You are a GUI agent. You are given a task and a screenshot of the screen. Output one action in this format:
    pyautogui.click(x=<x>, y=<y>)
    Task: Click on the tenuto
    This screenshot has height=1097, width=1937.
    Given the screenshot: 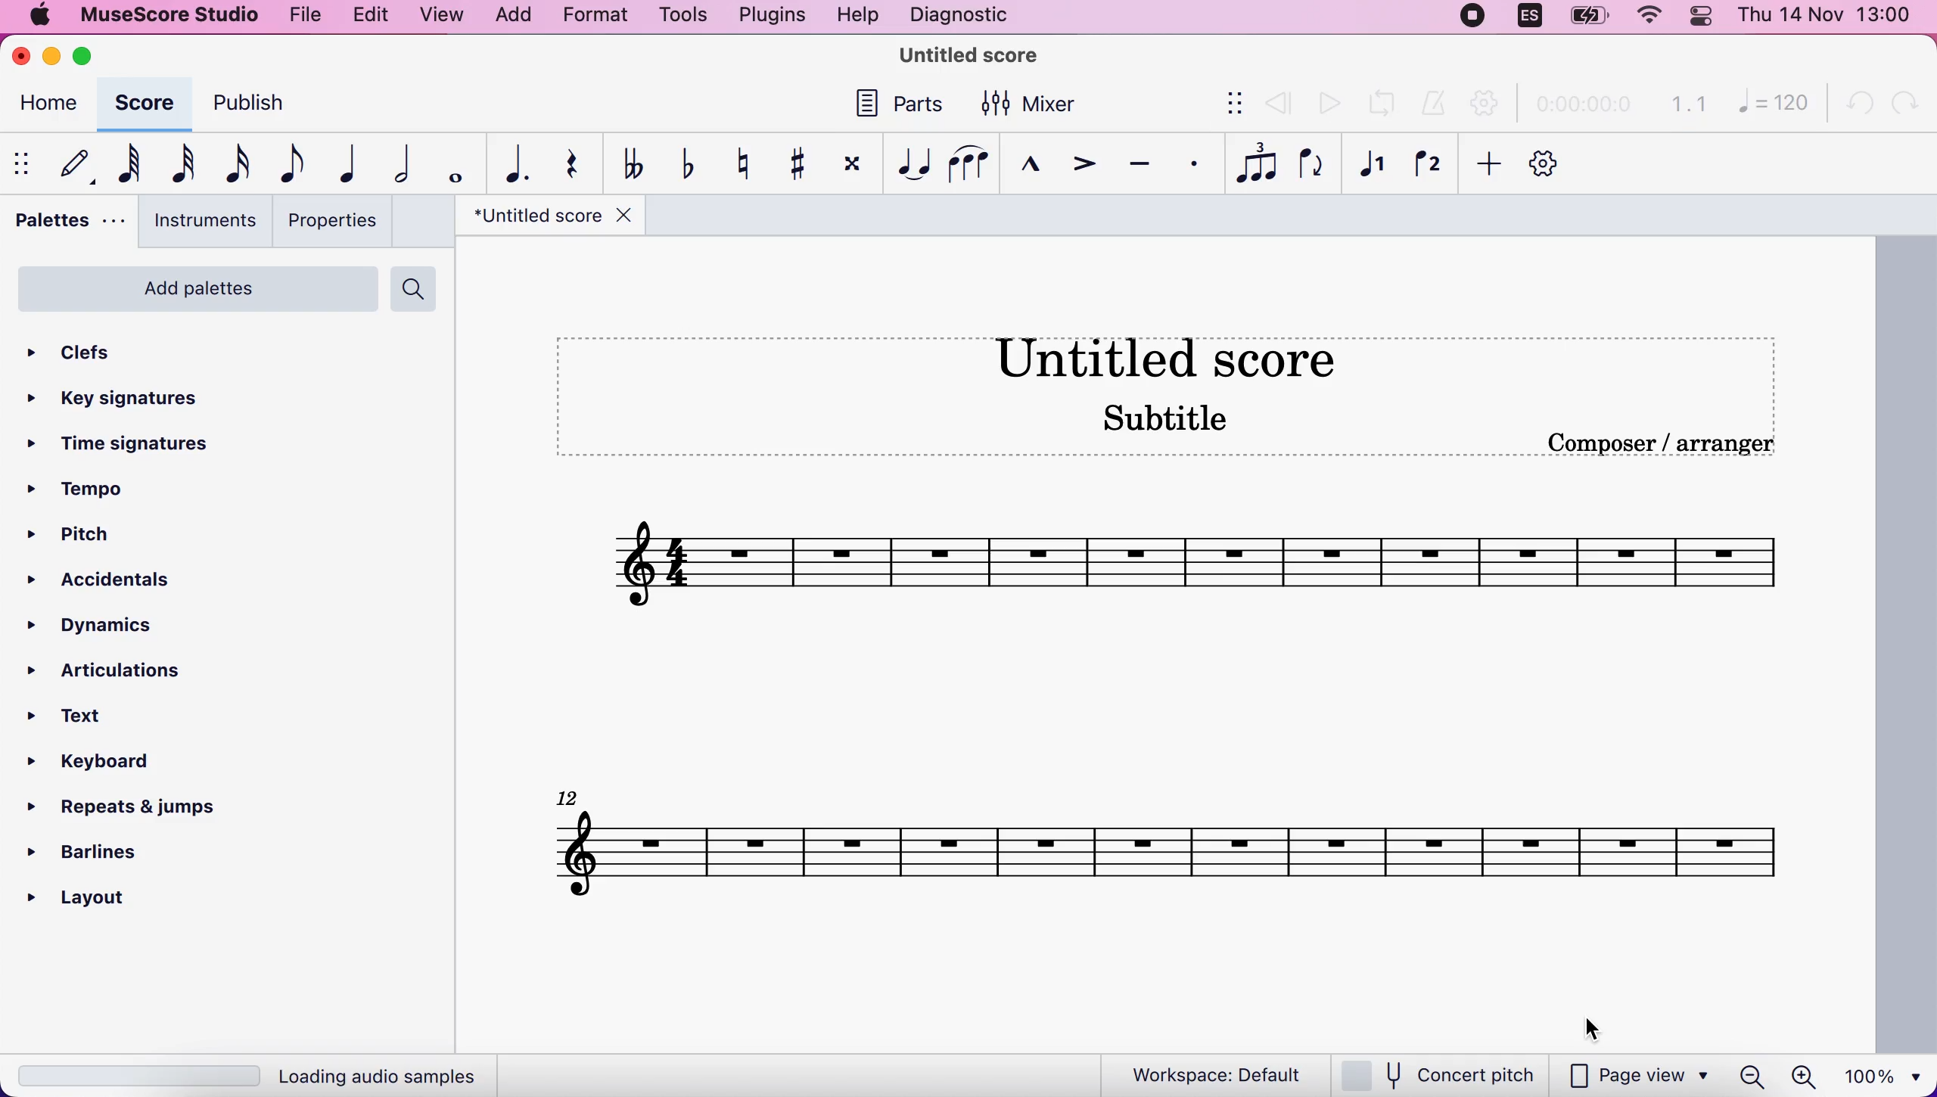 What is the action you would take?
    pyautogui.click(x=1140, y=169)
    